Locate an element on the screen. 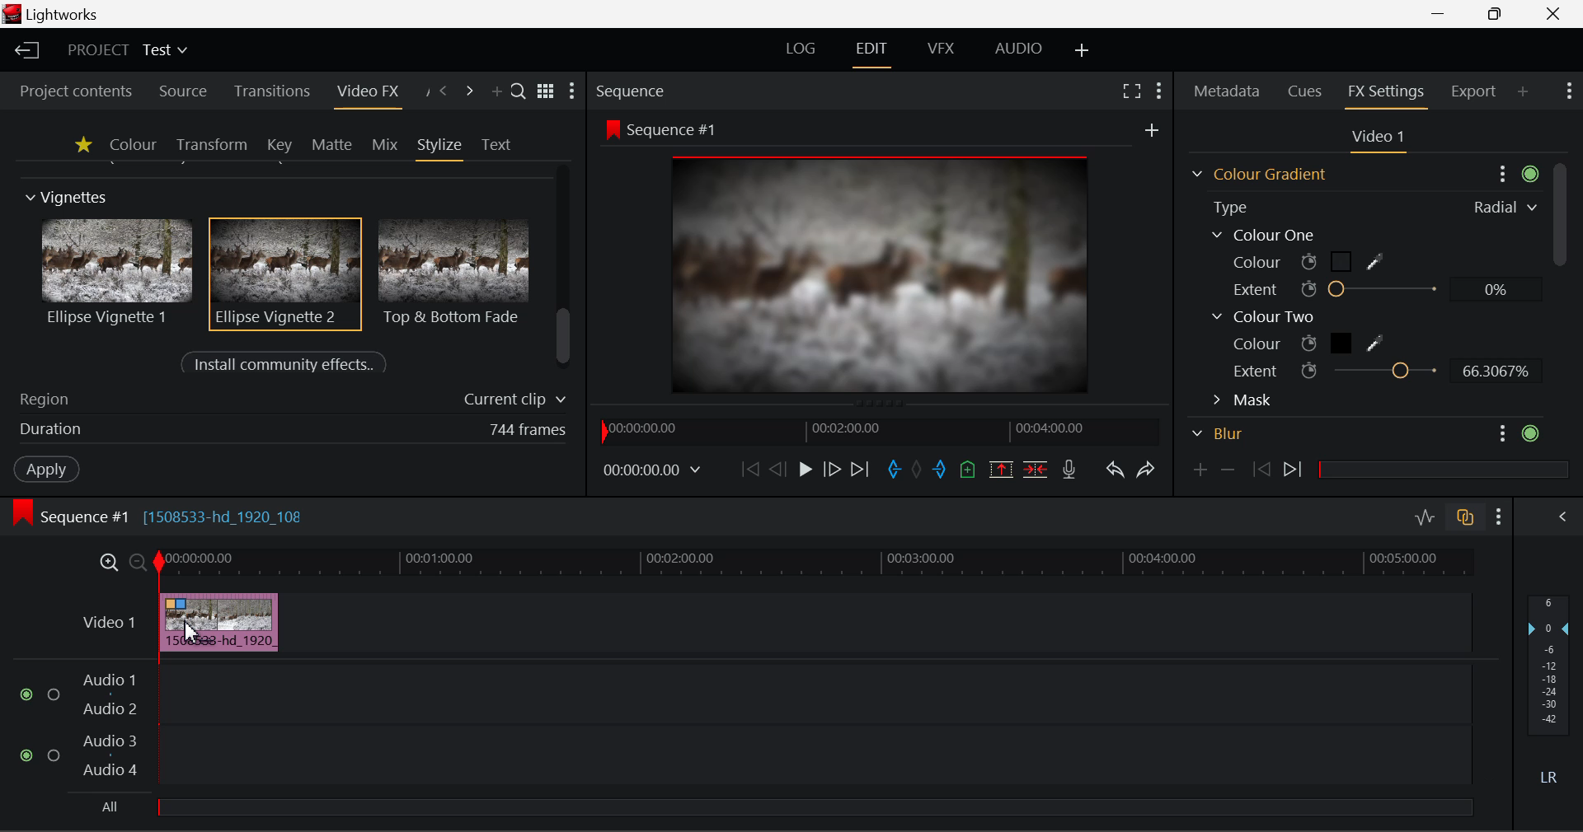  Scroll Bar is located at coordinates (1557, 261).